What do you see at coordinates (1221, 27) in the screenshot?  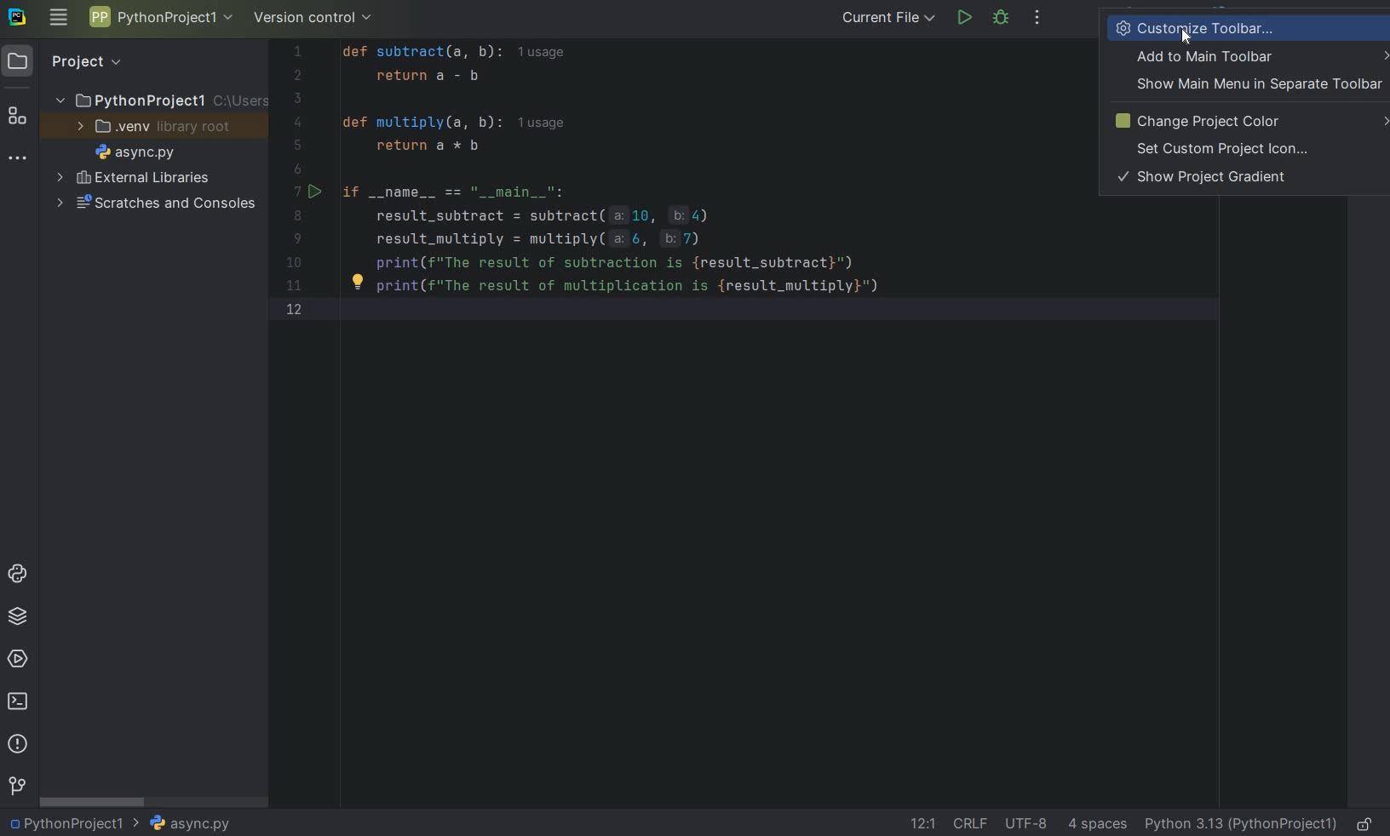 I see `CUSTOMIZE TOOLBAR` at bounding box center [1221, 27].